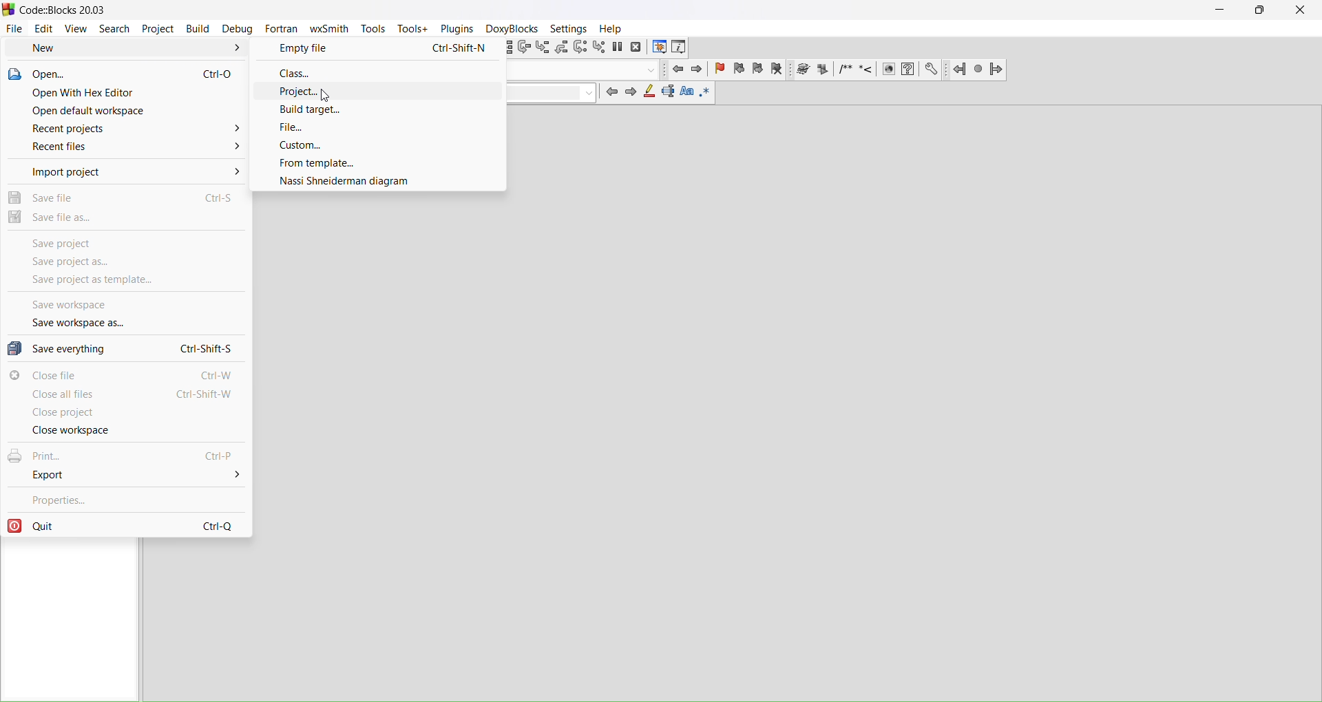 Image resolution: width=1322 pixels, height=702 pixels. What do you see at coordinates (127, 280) in the screenshot?
I see `save project as template` at bounding box center [127, 280].